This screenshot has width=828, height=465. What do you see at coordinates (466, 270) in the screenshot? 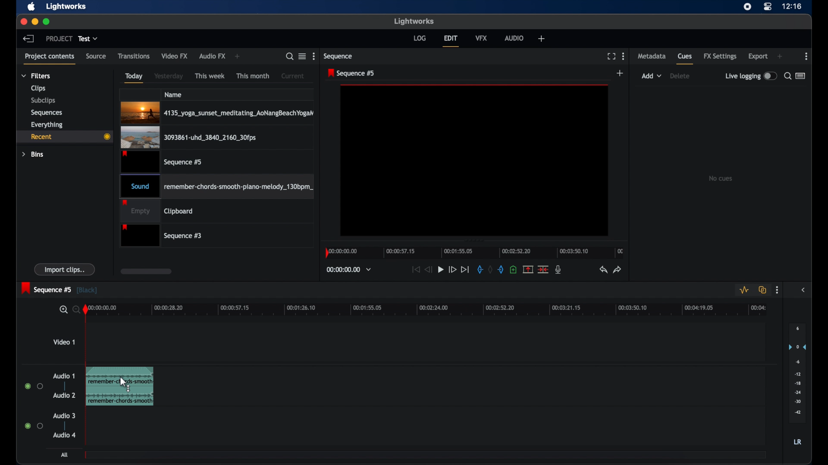
I see `jump to end` at bounding box center [466, 270].